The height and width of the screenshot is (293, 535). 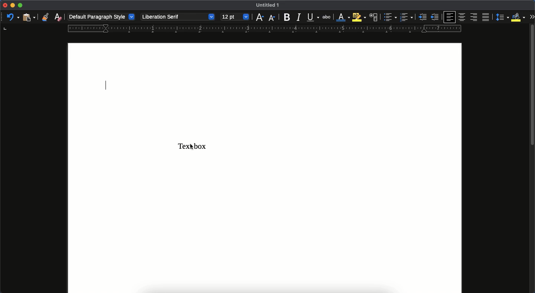 What do you see at coordinates (101, 17) in the screenshot?
I see `default paragraph style ` at bounding box center [101, 17].